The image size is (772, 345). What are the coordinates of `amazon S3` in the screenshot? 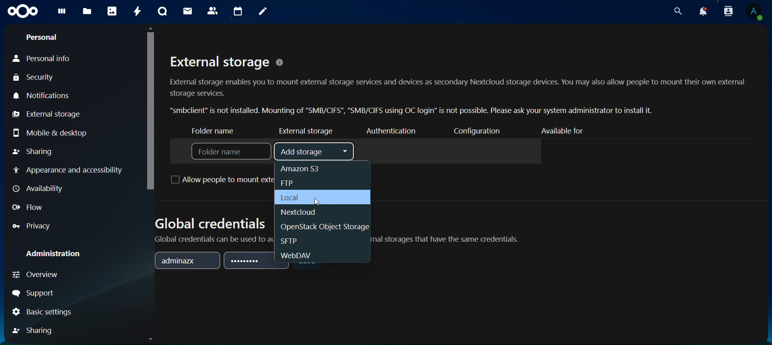 It's located at (303, 168).